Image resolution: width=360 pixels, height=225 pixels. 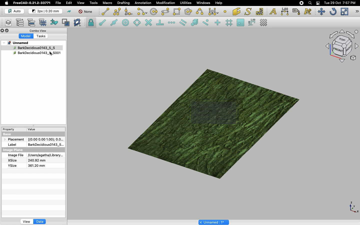 What do you see at coordinates (91, 23) in the screenshot?
I see `lock` at bounding box center [91, 23].